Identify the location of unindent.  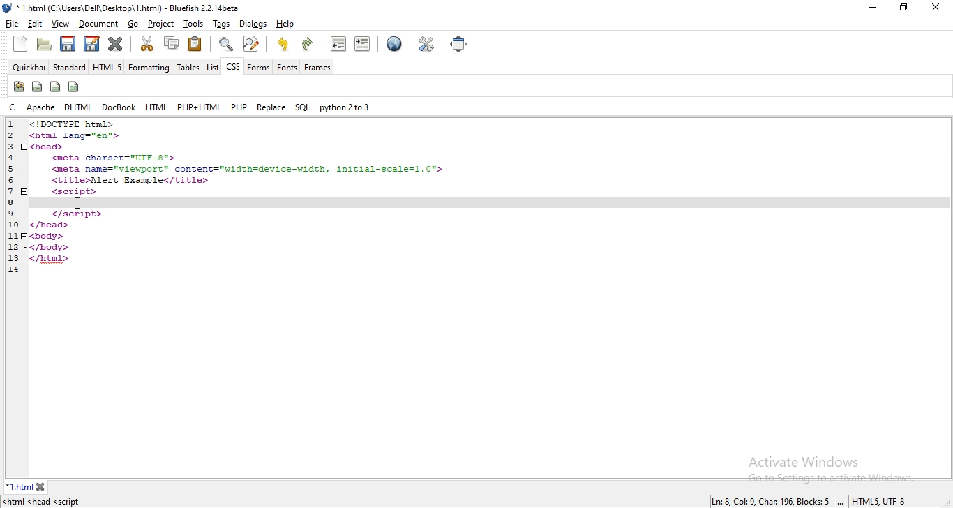
(338, 43).